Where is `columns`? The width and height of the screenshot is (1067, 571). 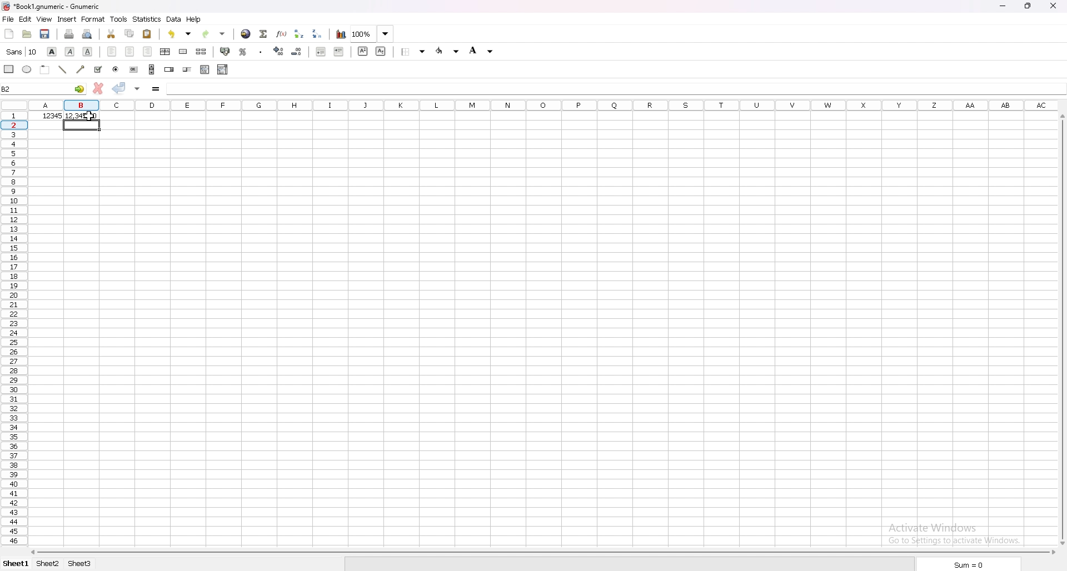
columns is located at coordinates (544, 104).